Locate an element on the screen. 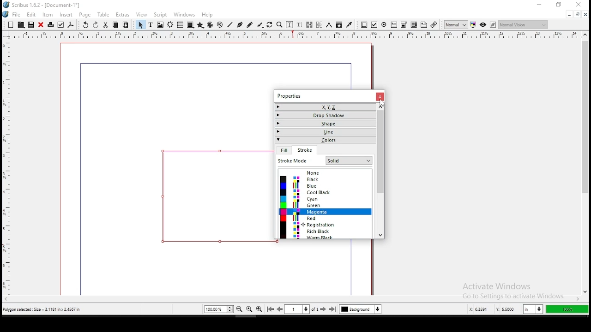 The image size is (591, 332). preview mode is located at coordinates (482, 24).